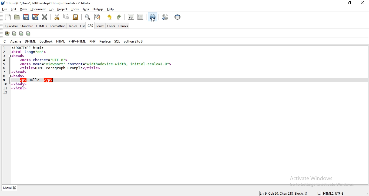  I want to click on view, so click(23, 9).